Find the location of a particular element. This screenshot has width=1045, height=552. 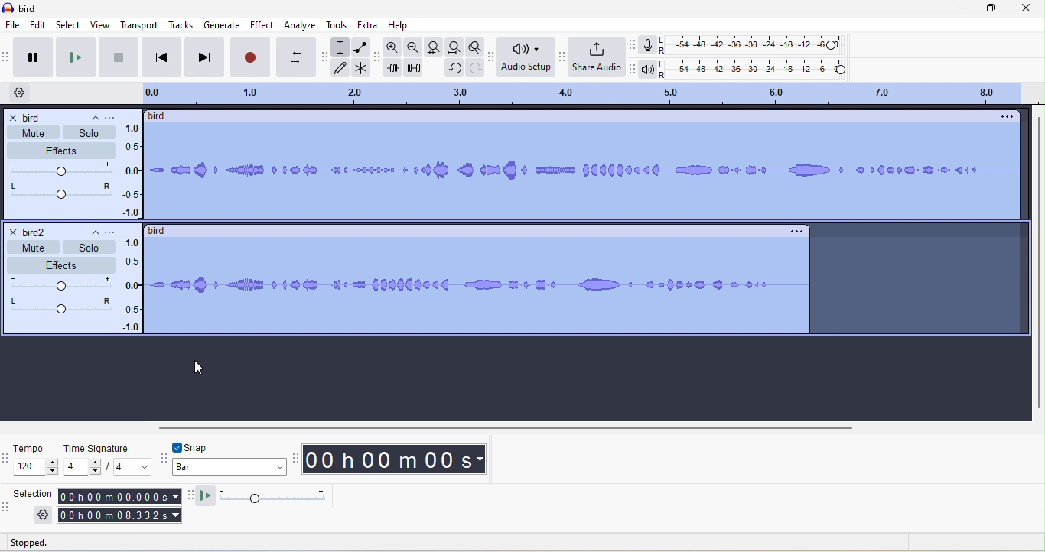

stopped is located at coordinates (41, 543).